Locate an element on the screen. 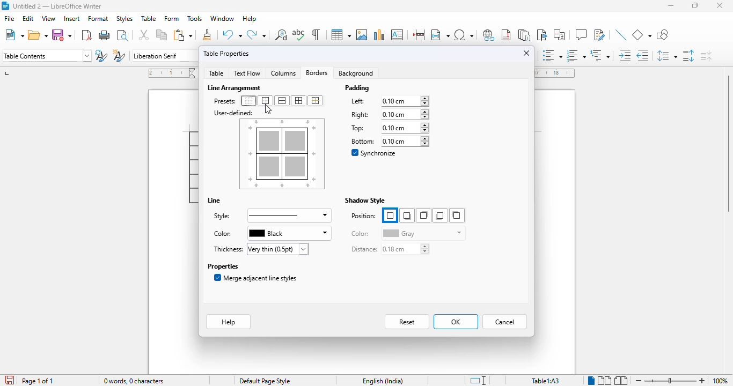 The image size is (733, 386). preview box is located at coordinates (283, 154).